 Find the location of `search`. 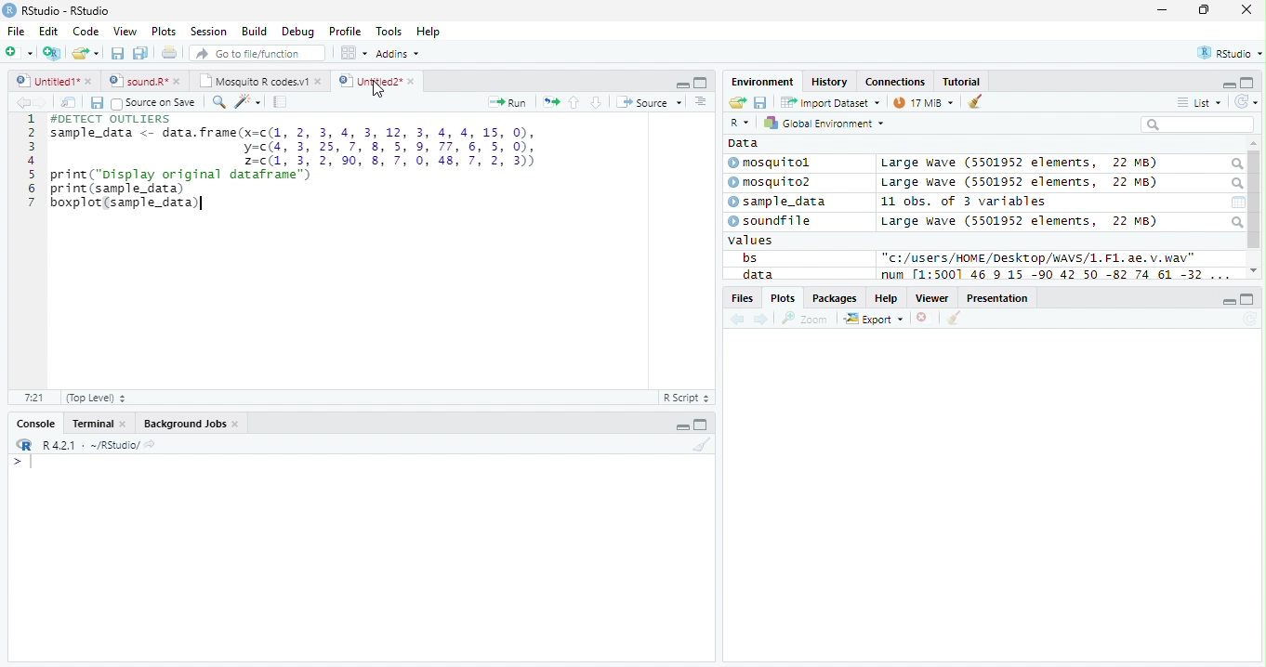

search is located at coordinates (1236, 222).